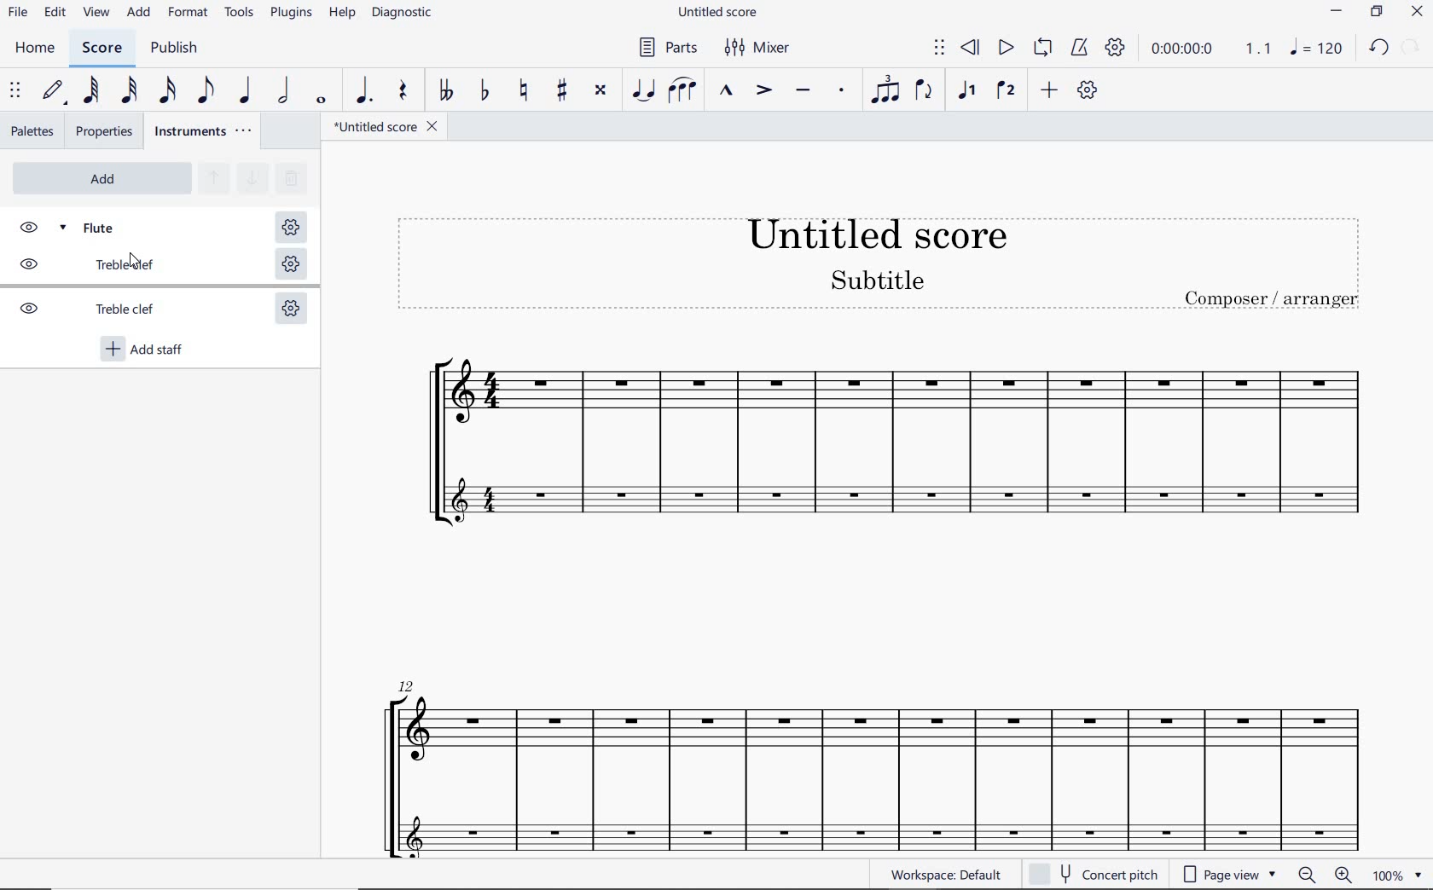 The height and width of the screenshot is (890, 1433). I want to click on SELECT TO MOVE, so click(938, 48).